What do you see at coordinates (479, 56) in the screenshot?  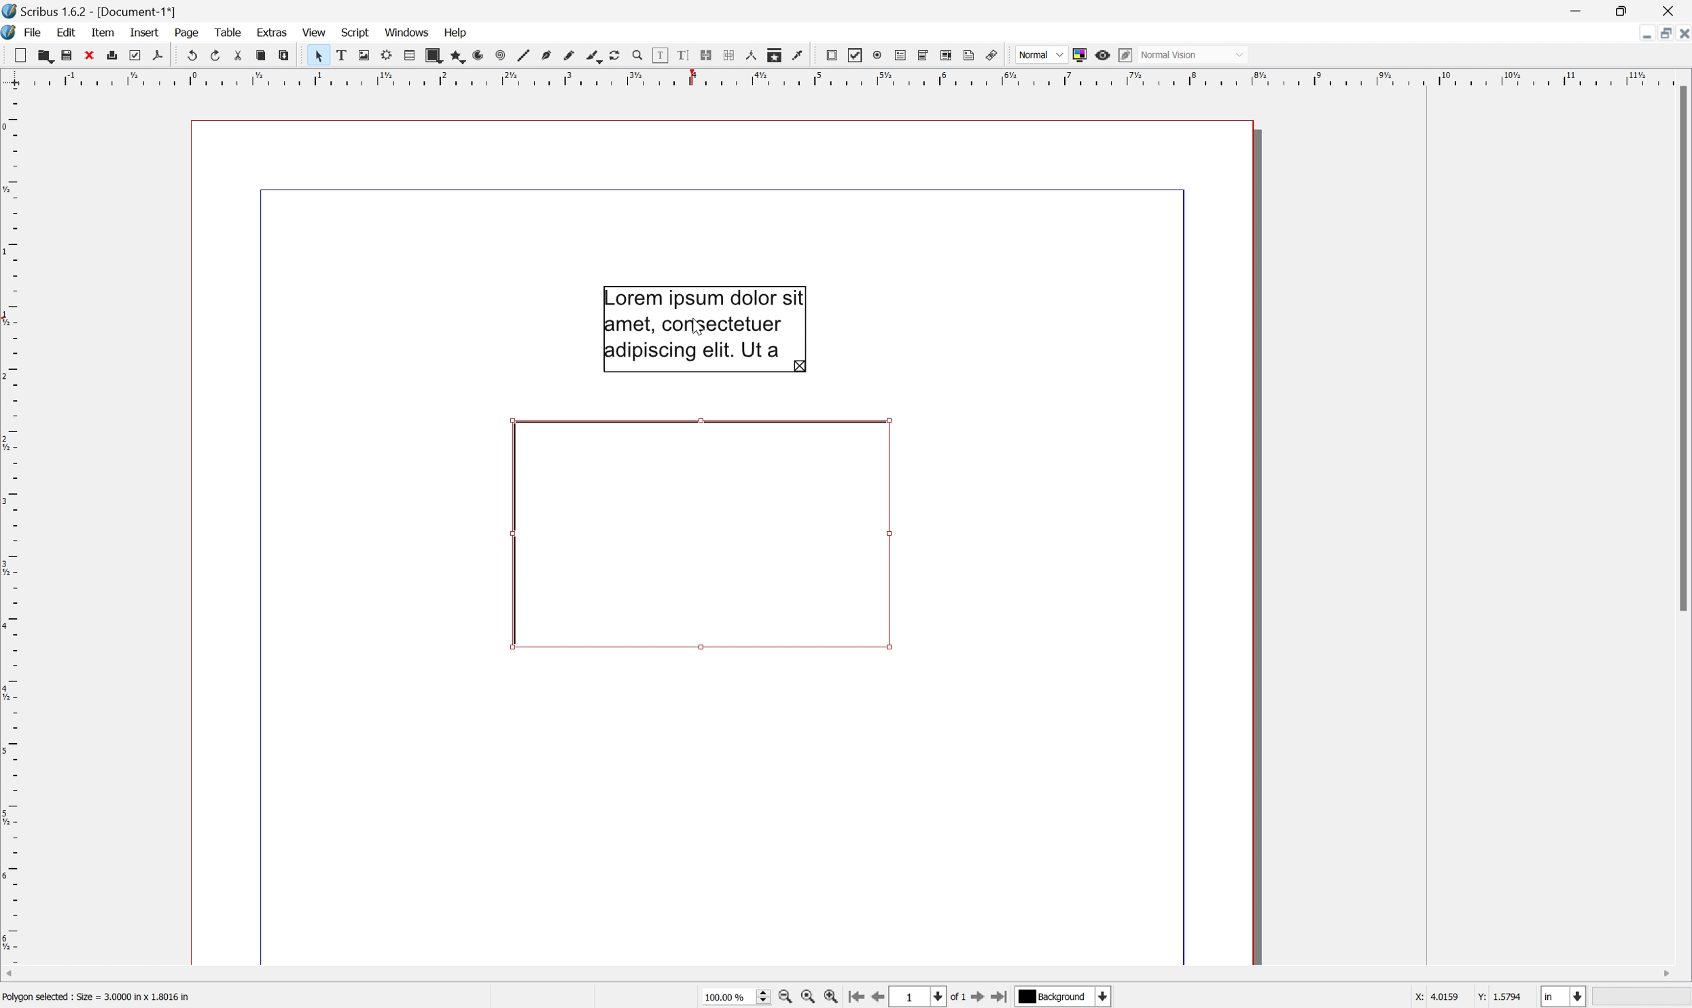 I see `Arc` at bounding box center [479, 56].